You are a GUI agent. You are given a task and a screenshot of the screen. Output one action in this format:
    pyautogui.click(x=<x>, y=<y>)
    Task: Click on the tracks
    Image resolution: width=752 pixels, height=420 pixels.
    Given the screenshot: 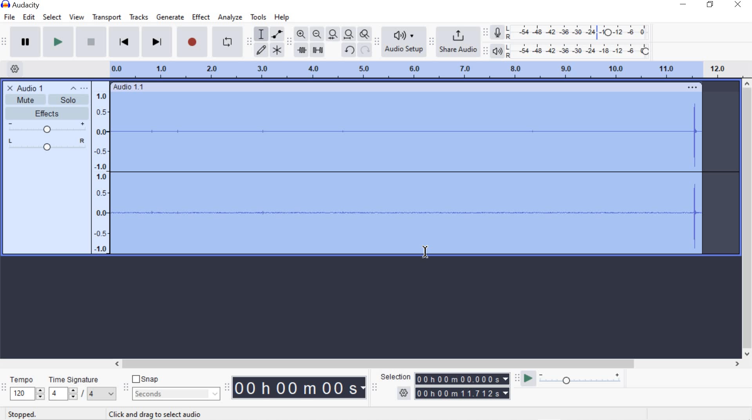 What is the action you would take?
    pyautogui.click(x=138, y=18)
    